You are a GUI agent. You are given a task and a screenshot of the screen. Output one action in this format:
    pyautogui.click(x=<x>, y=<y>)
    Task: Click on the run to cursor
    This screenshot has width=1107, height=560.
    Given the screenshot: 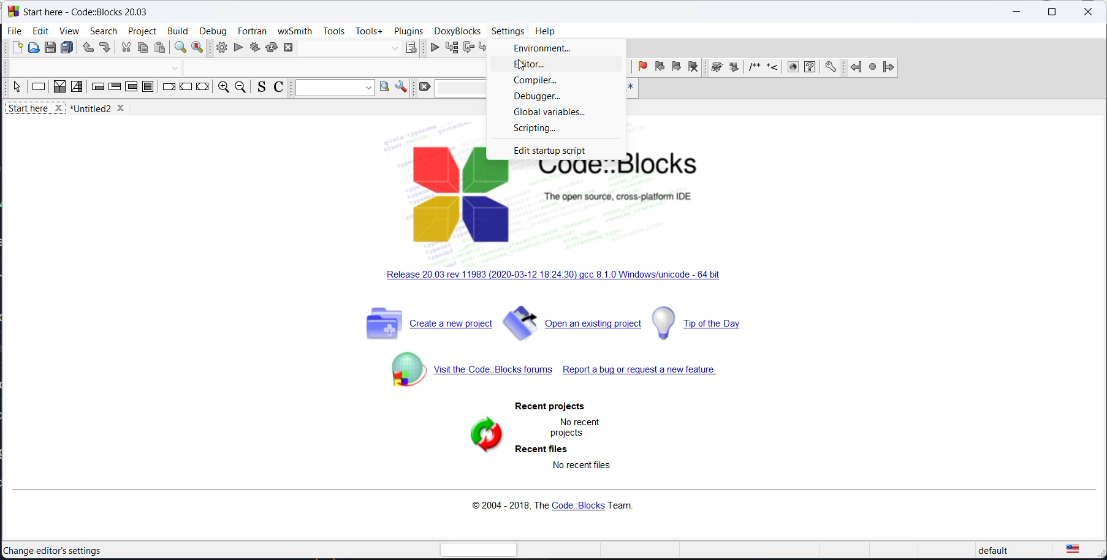 What is the action you would take?
    pyautogui.click(x=450, y=48)
    